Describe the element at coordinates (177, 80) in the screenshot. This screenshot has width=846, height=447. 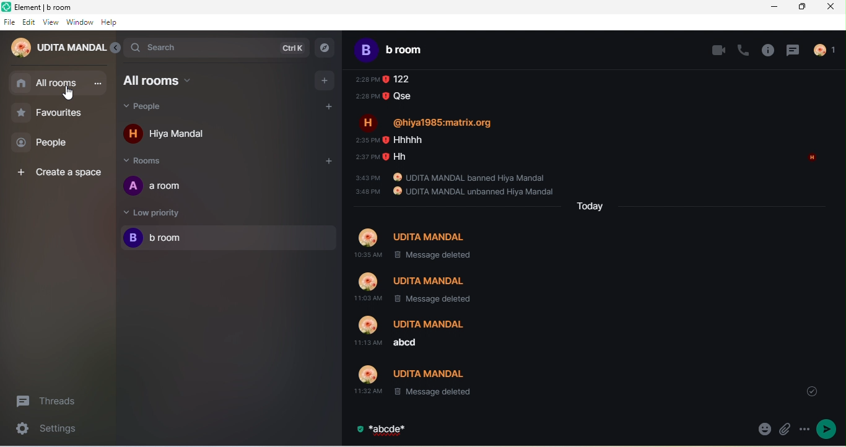
I see `all rooms` at that location.